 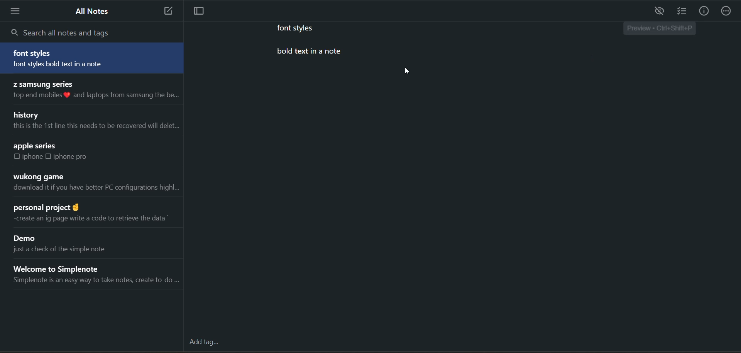 What do you see at coordinates (89, 218) in the screenshot?
I see `~create an ig page write a code to retrieve the data *` at bounding box center [89, 218].